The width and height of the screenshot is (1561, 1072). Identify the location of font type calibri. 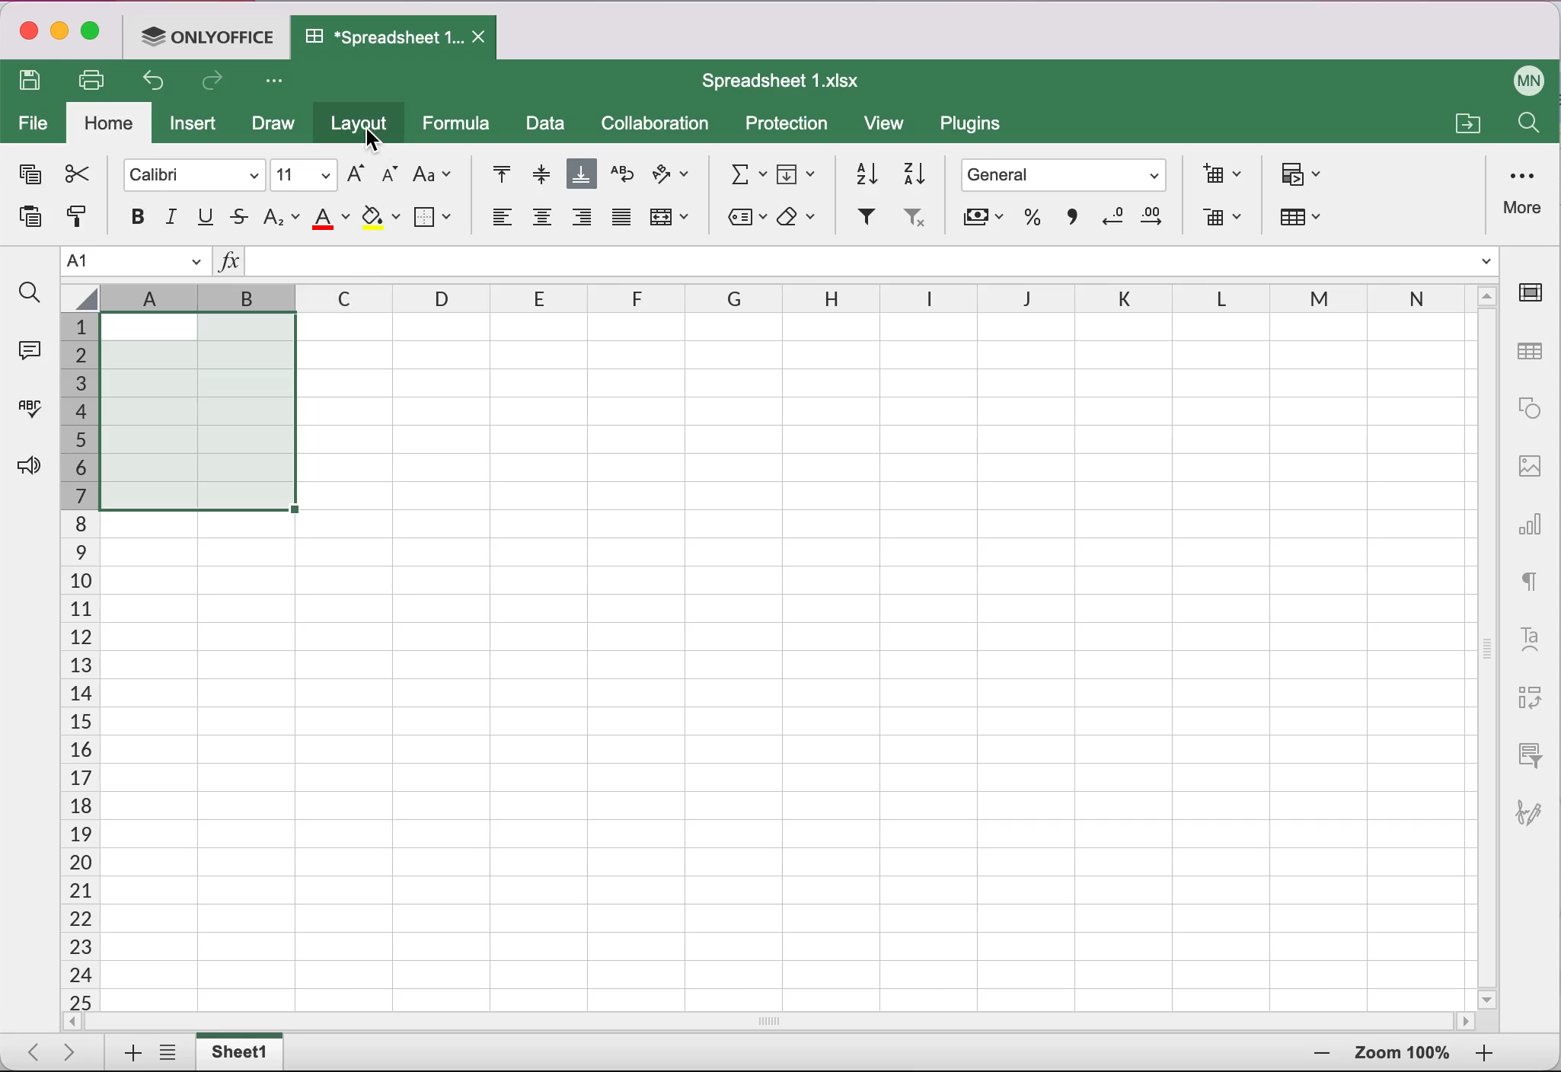
(187, 173).